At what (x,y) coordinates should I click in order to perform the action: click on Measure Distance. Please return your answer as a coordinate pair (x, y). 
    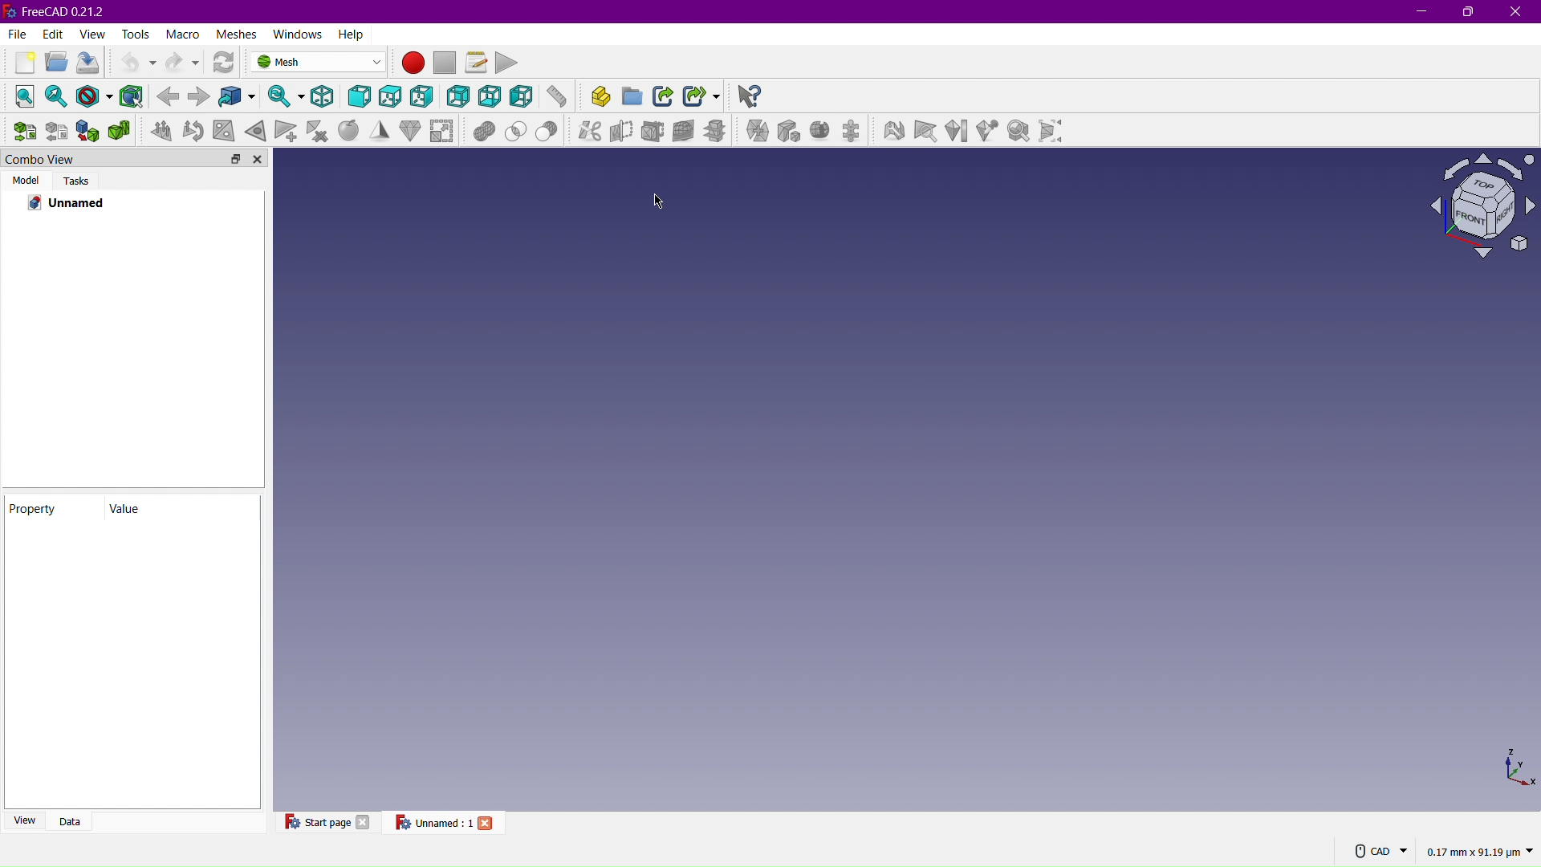
    Looking at the image, I should click on (557, 100).